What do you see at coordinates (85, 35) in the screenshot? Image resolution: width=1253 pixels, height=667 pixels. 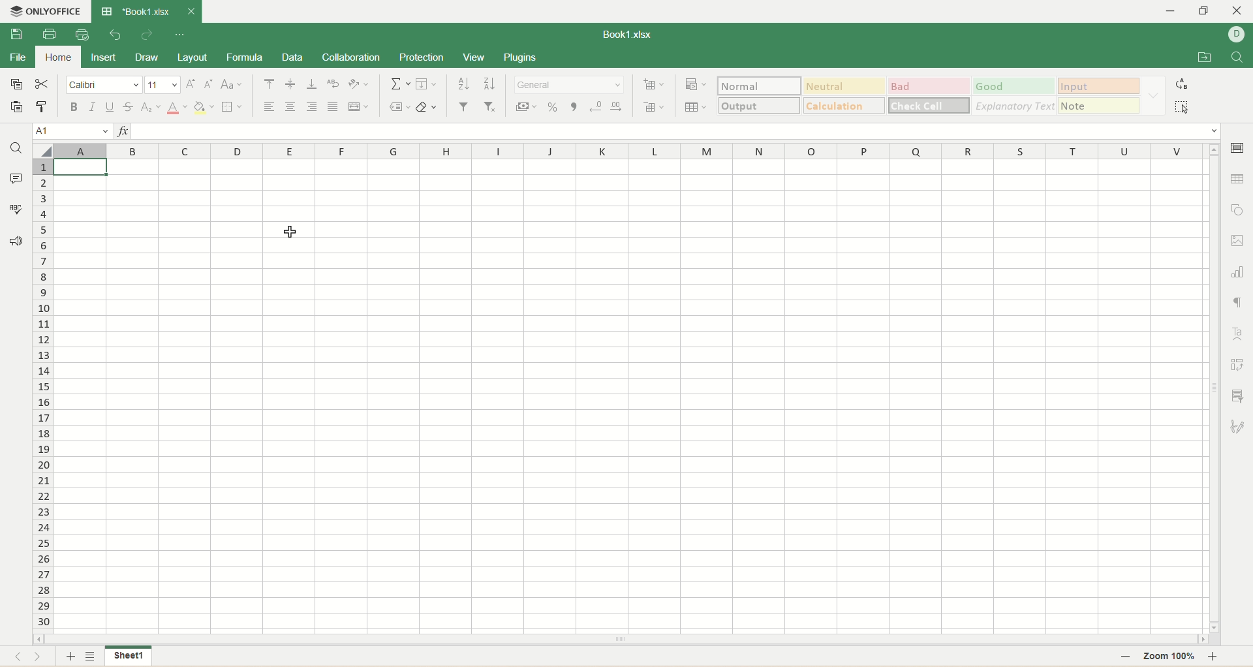 I see `quick print` at bounding box center [85, 35].